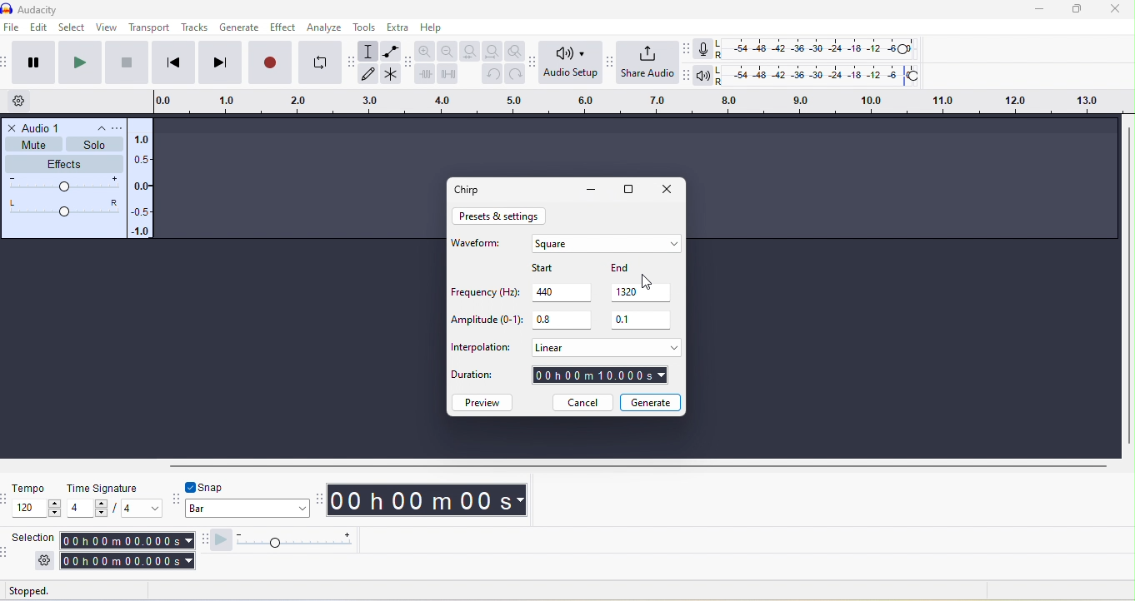 This screenshot has height=601, width=1135. I want to click on 1320, so click(642, 292).